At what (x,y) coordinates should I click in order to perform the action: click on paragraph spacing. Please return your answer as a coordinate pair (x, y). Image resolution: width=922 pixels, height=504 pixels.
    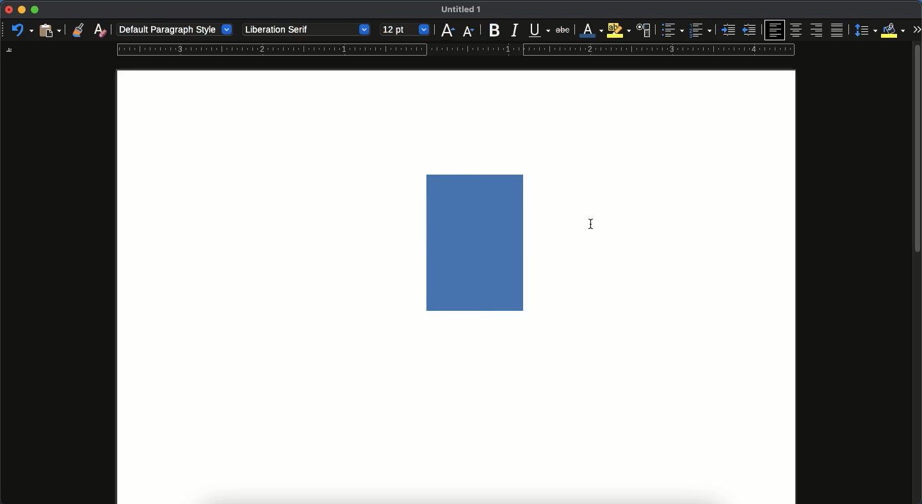
    Looking at the image, I should click on (867, 31).